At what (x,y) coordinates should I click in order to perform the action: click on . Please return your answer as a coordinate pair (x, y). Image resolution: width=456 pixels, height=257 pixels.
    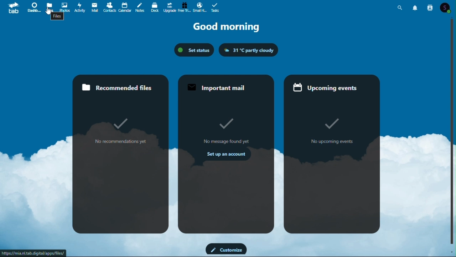
    Looking at the image, I should click on (228, 124).